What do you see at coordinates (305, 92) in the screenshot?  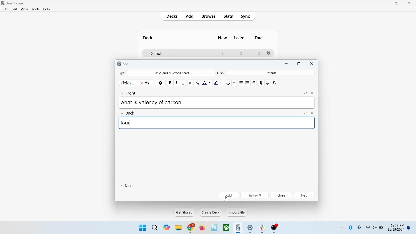 I see `HTML editor` at bounding box center [305, 92].